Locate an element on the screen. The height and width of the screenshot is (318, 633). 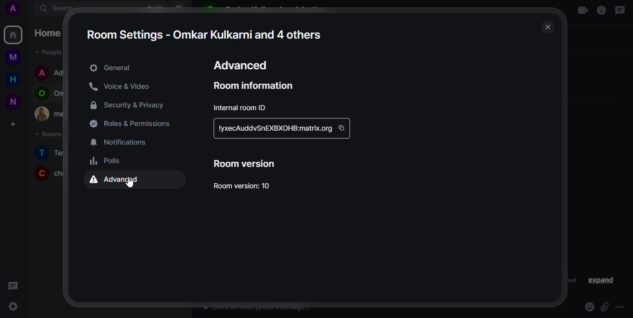
voice is located at coordinates (123, 86).